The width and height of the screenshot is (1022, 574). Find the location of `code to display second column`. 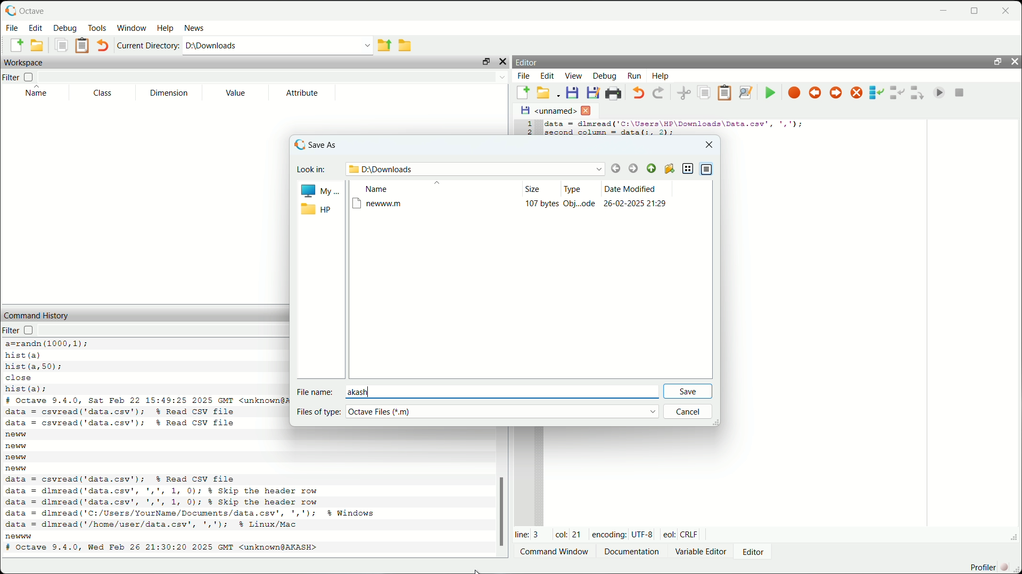

code to display second column is located at coordinates (677, 128).